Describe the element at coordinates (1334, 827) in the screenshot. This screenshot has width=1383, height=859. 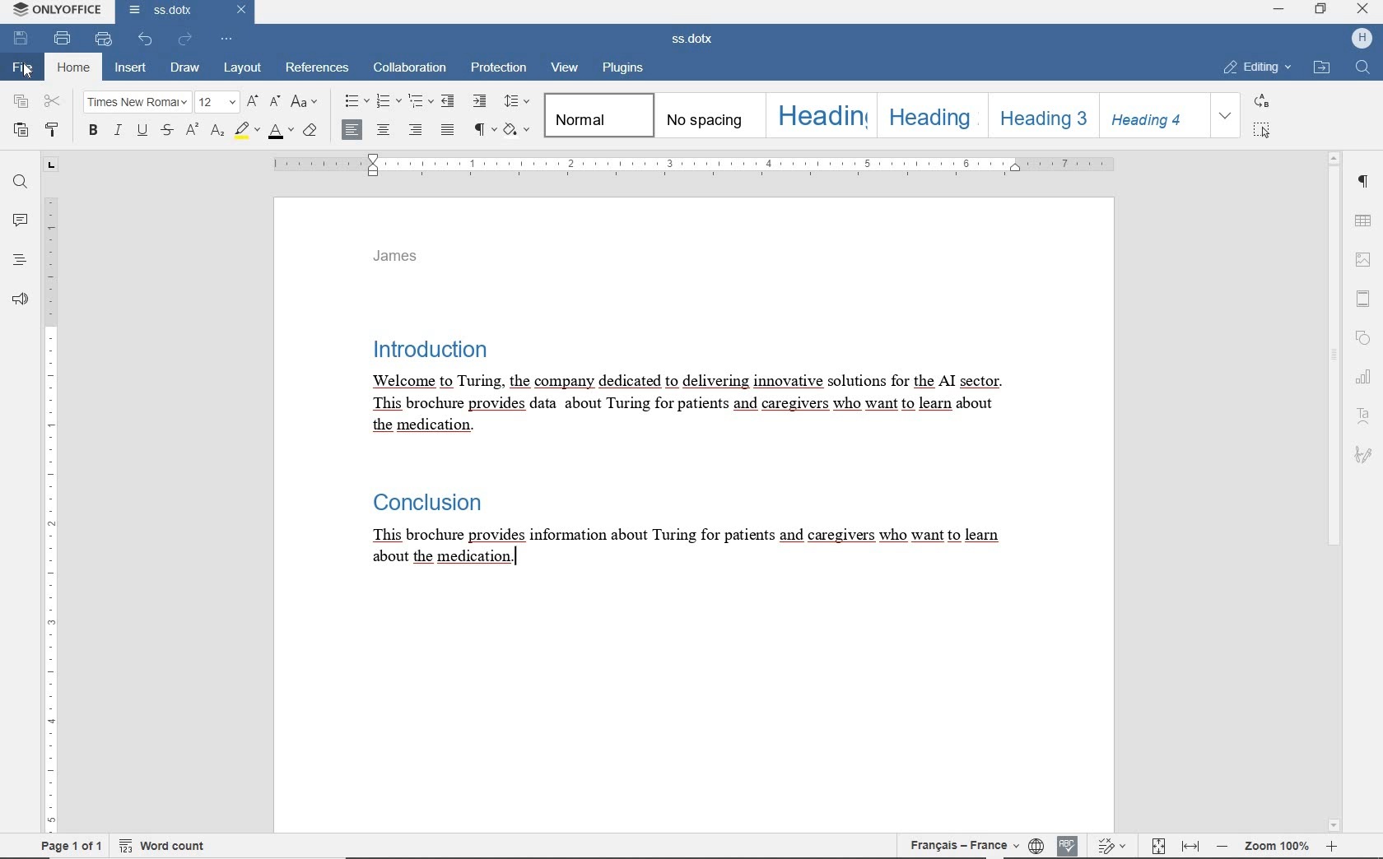
I see `scroll down` at that location.